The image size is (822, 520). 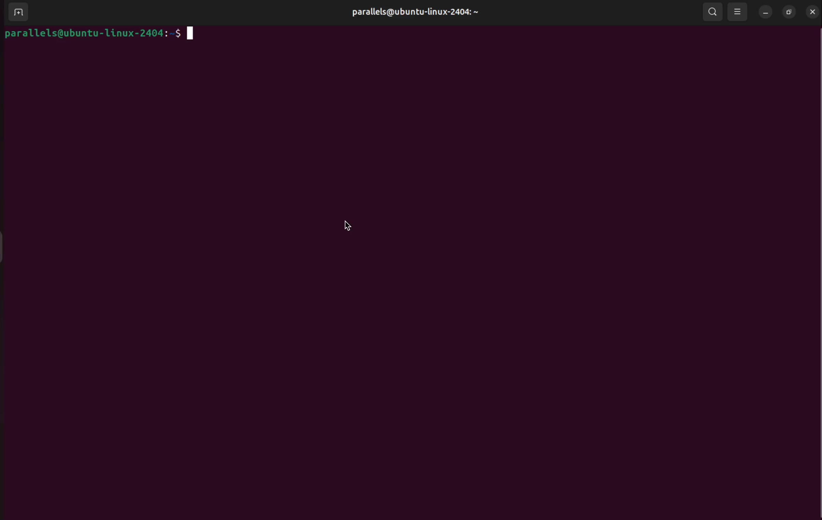 What do you see at coordinates (18, 12) in the screenshot?
I see `add terminal` at bounding box center [18, 12].